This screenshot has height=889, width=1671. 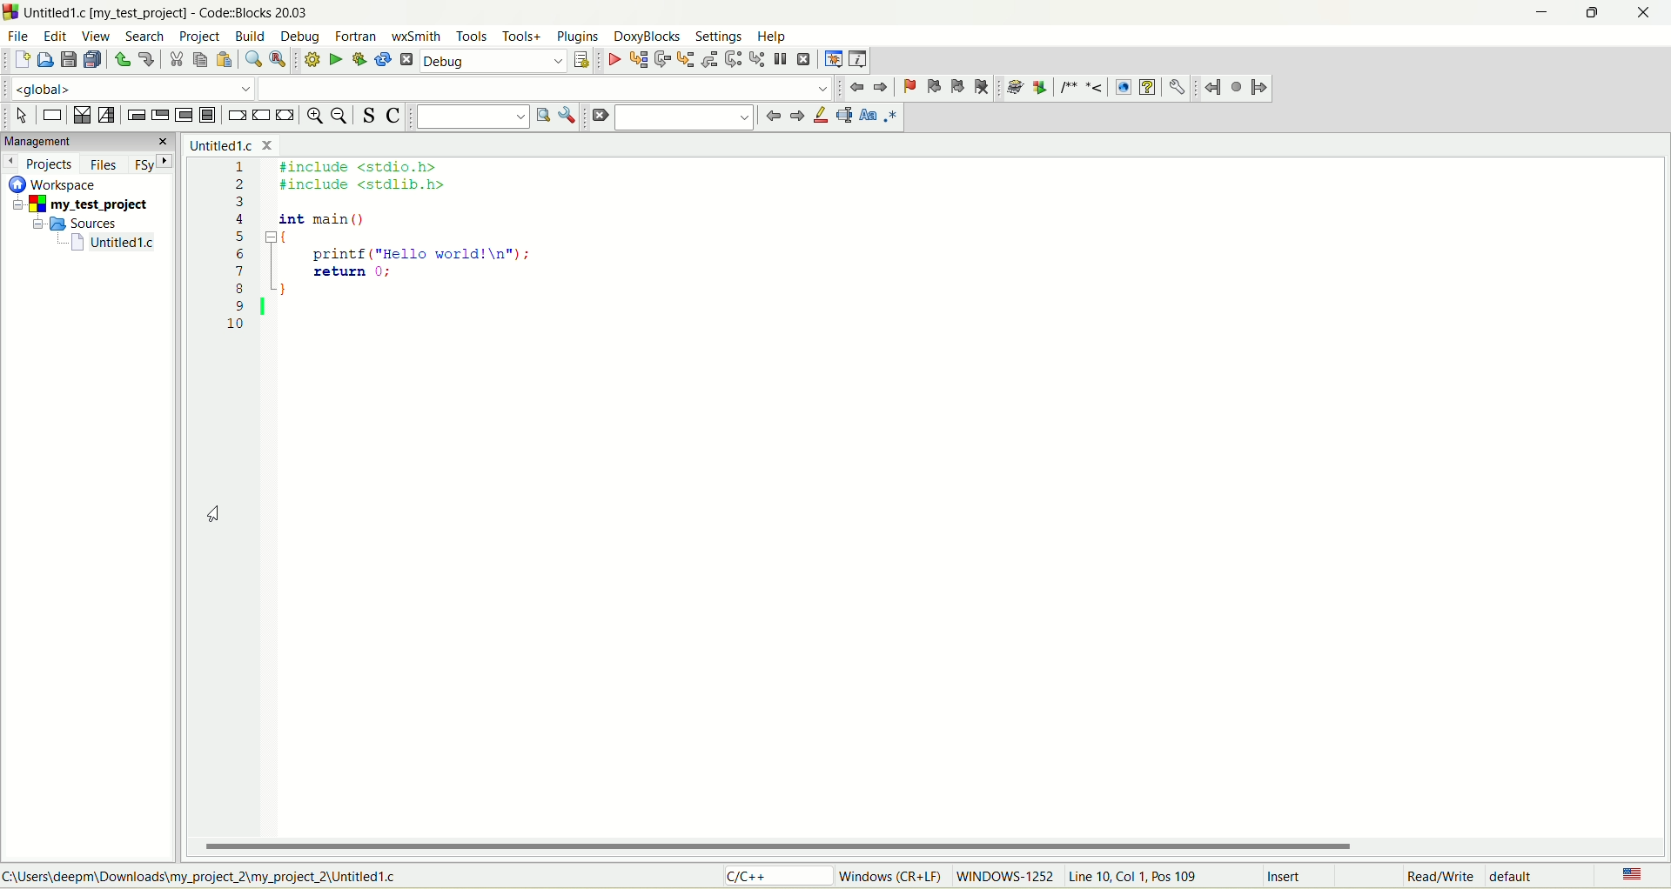 What do you see at coordinates (892, 879) in the screenshot?
I see `windows` at bounding box center [892, 879].